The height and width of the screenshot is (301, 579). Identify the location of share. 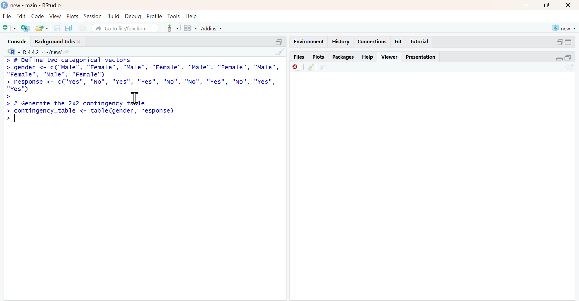
(324, 68).